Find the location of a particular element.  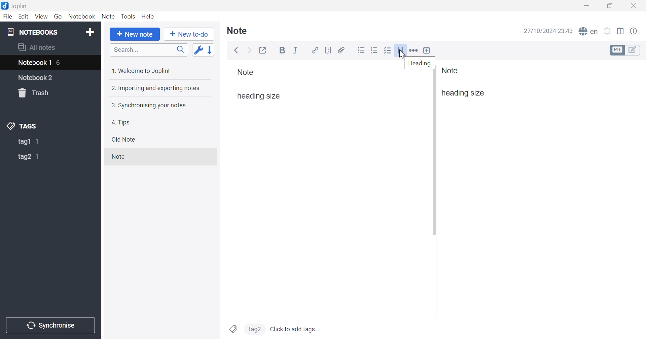

Joplin logo is located at coordinates (6, 5).